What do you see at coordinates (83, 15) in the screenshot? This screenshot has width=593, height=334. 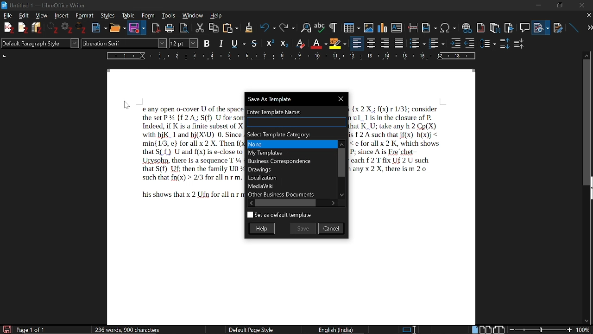 I see `Format` at bounding box center [83, 15].